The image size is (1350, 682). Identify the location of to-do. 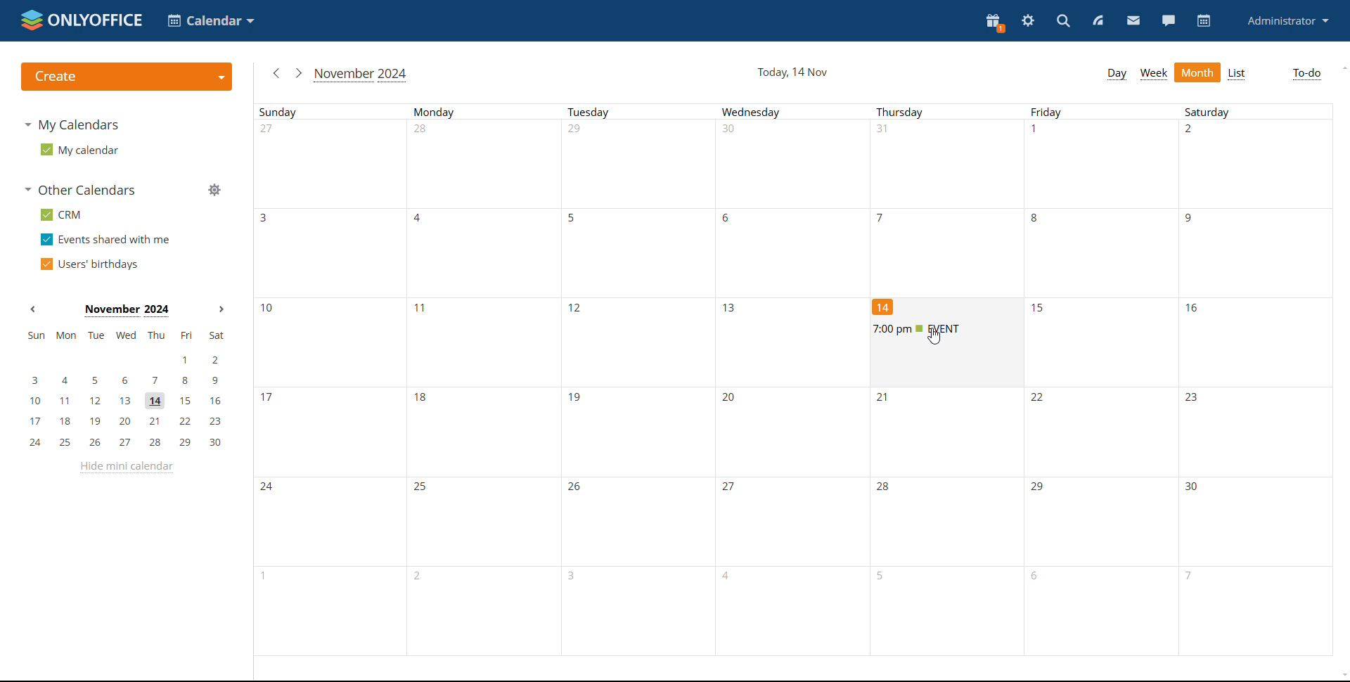
(1306, 75).